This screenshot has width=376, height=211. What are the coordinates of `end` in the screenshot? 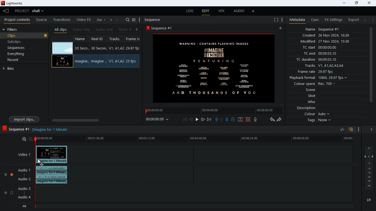 It's located at (210, 119).